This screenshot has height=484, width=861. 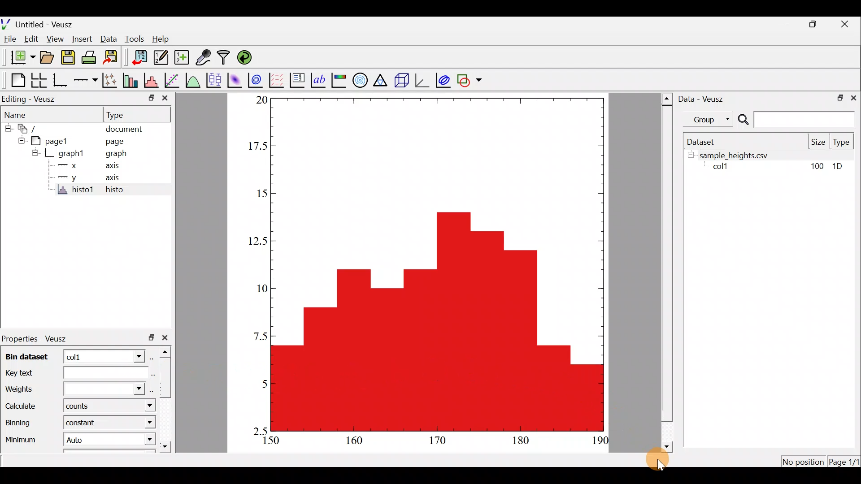 What do you see at coordinates (818, 167) in the screenshot?
I see `100` at bounding box center [818, 167].